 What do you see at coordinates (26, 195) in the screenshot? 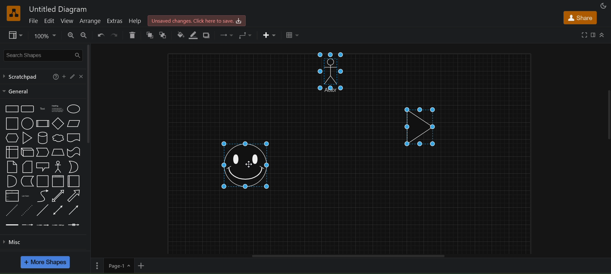
I see `list items` at bounding box center [26, 195].